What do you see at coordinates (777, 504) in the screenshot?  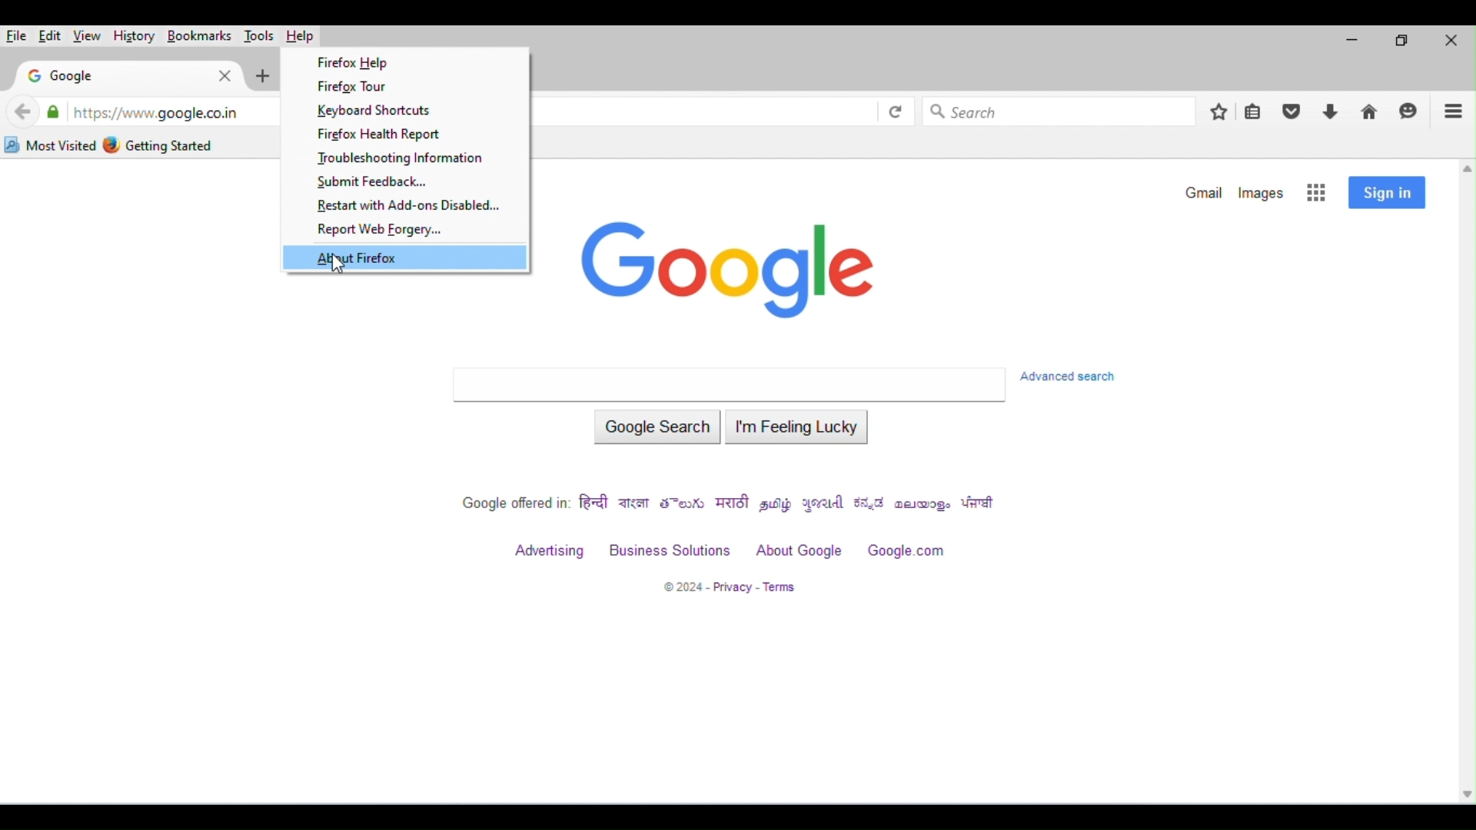 I see `tamil` at bounding box center [777, 504].